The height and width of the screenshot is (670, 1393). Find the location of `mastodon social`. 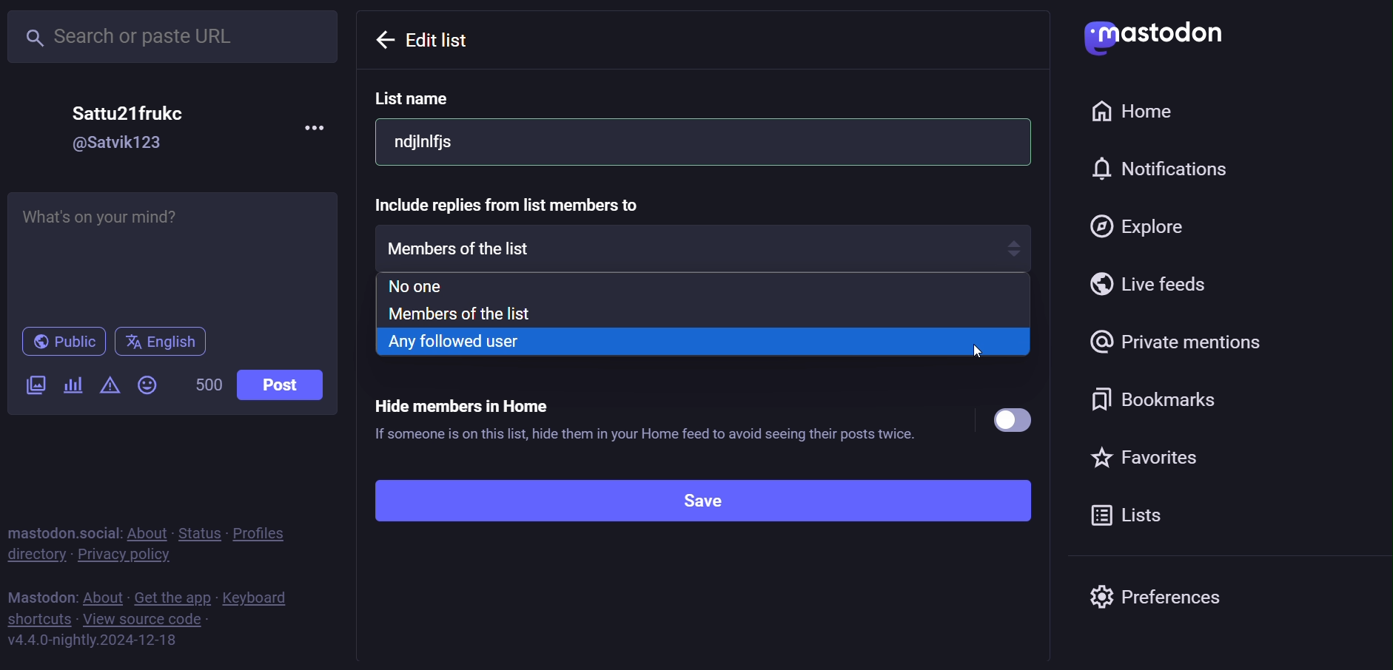

mastodon social is located at coordinates (63, 529).